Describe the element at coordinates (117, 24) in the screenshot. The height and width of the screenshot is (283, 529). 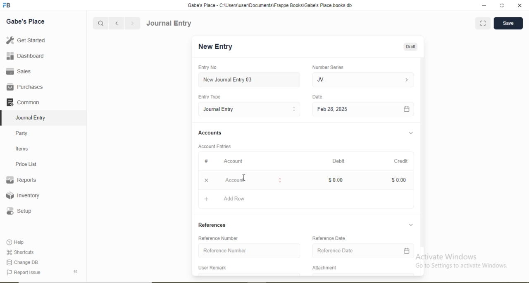
I see `Backward` at that location.